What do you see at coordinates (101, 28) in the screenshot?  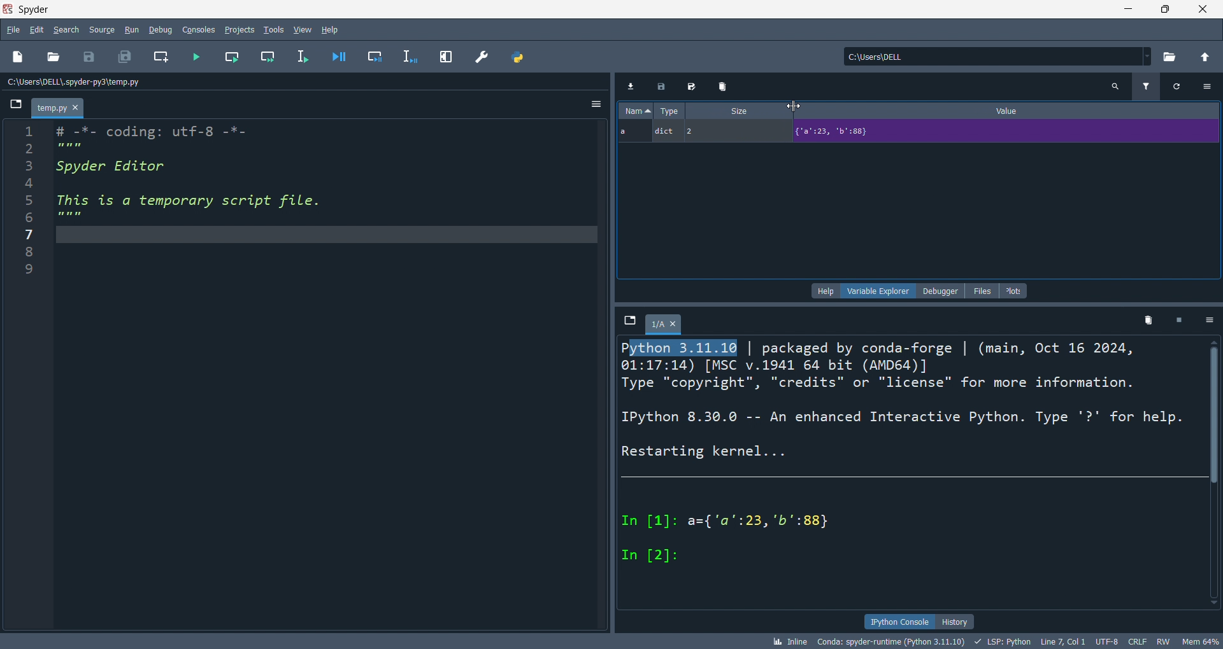 I see `source` at bounding box center [101, 28].